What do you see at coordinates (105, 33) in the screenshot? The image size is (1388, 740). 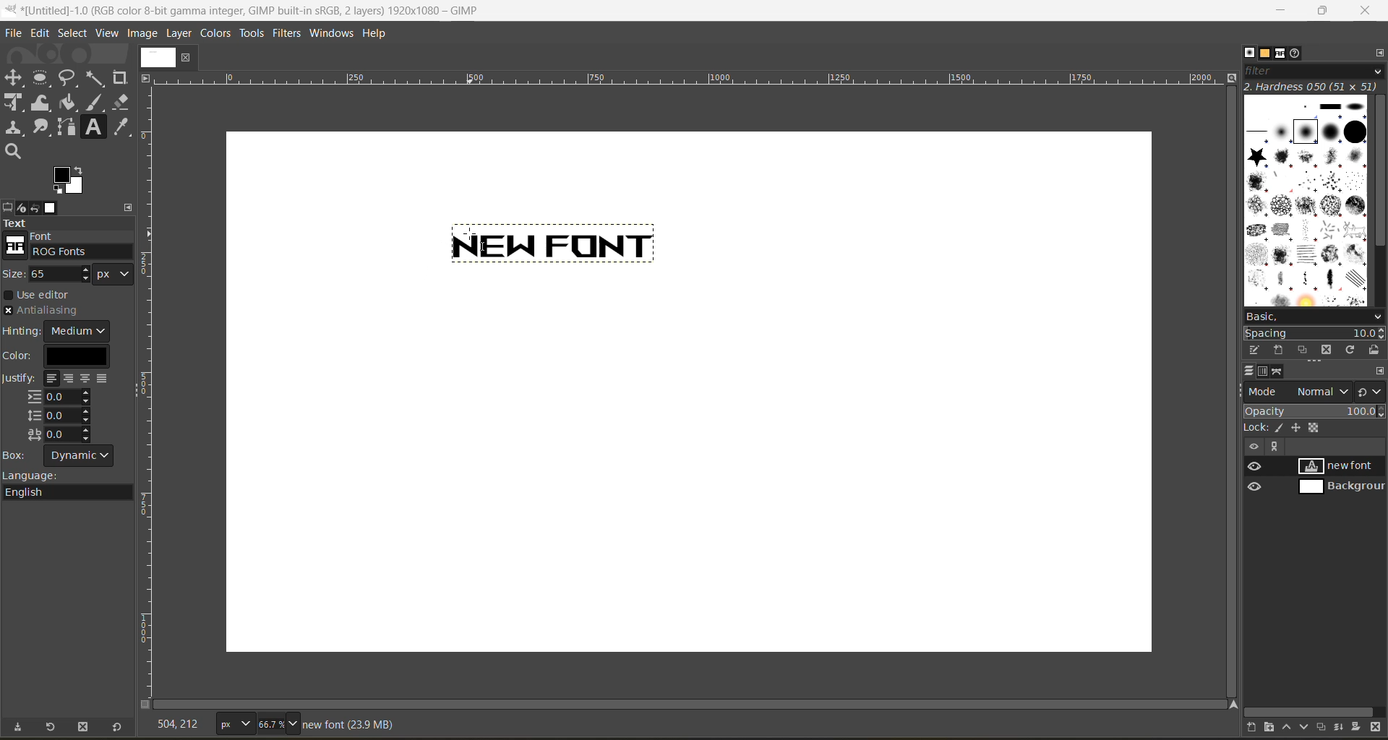 I see `view` at bounding box center [105, 33].